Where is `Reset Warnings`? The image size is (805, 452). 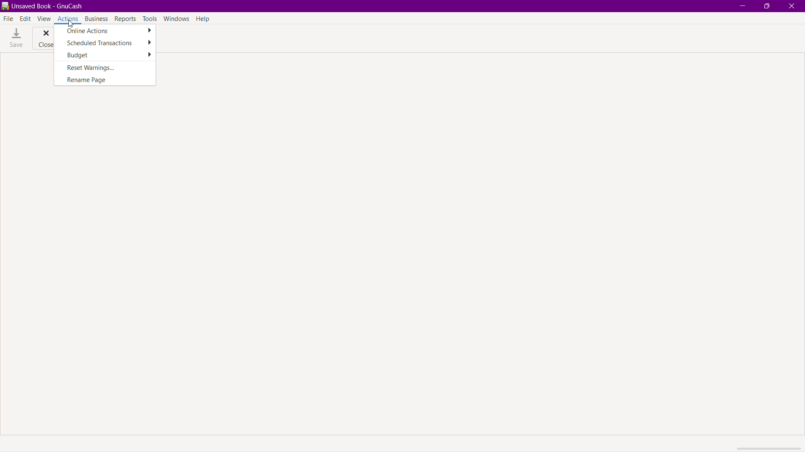
Reset Warnings is located at coordinates (108, 69).